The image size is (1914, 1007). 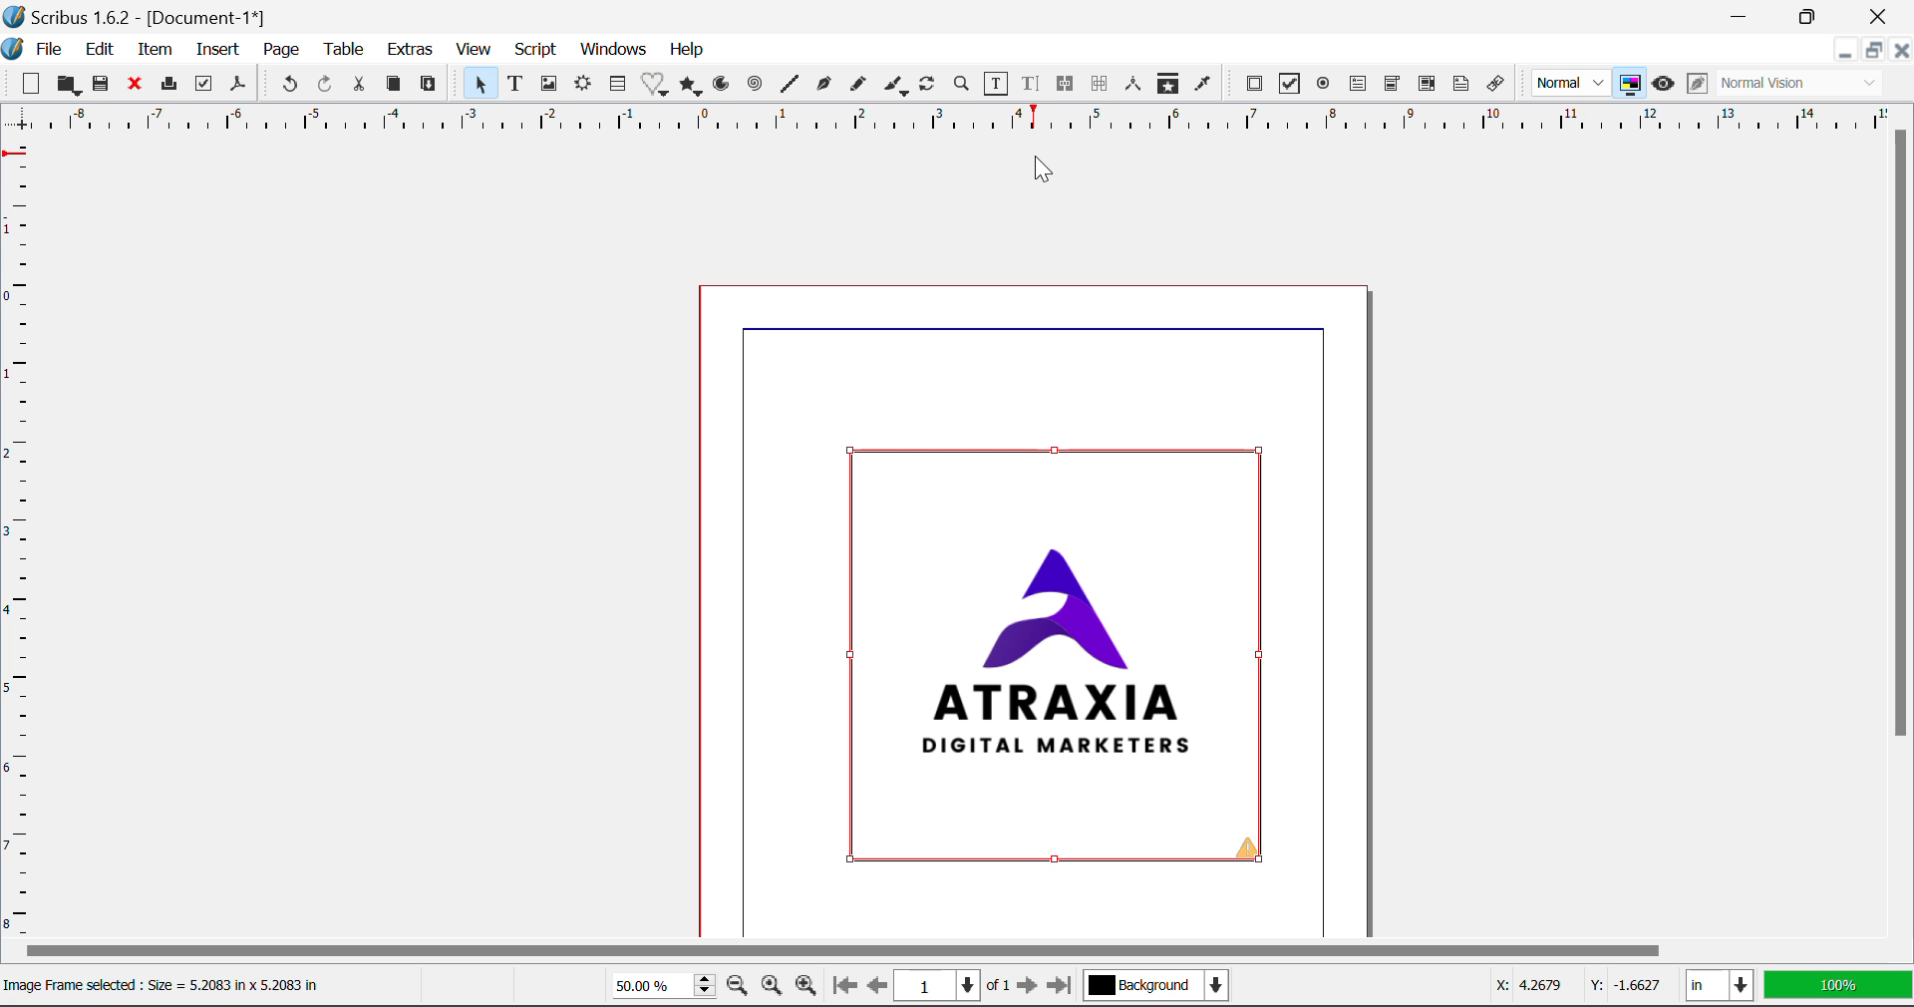 I want to click on Arc, so click(x=725, y=87).